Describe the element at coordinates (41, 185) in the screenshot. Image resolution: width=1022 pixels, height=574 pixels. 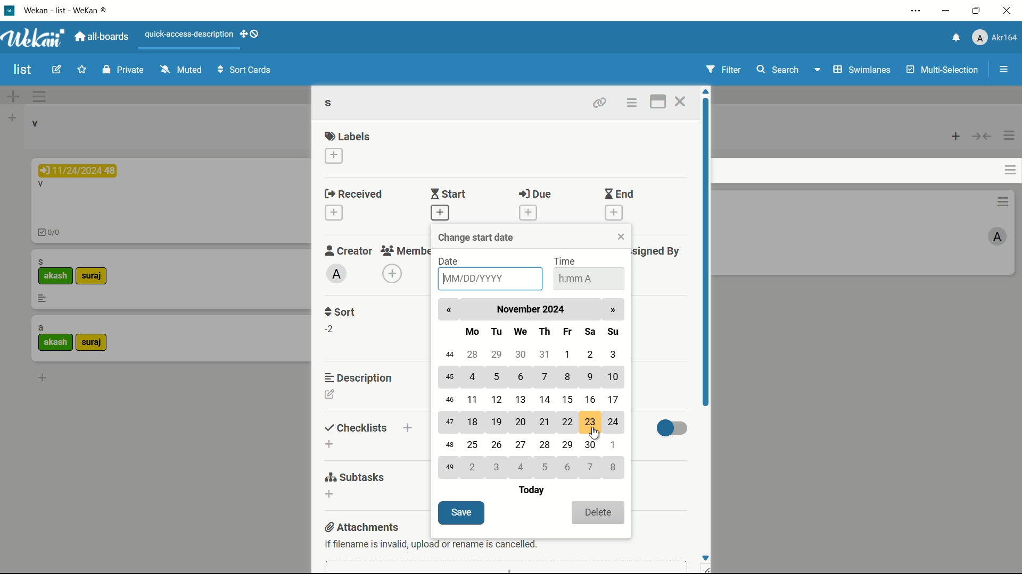
I see `card name` at that location.